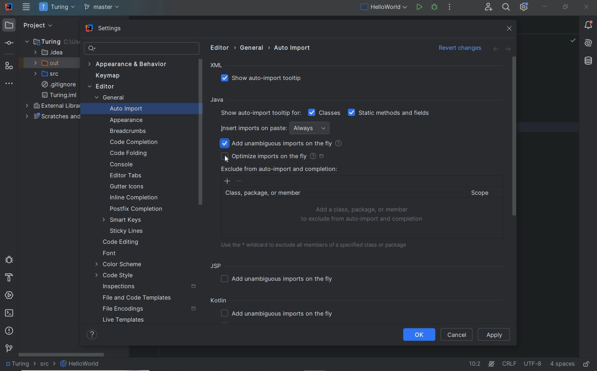 This screenshot has height=371, width=597. What do you see at coordinates (458, 47) in the screenshot?
I see `Revert changes` at bounding box center [458, 47].